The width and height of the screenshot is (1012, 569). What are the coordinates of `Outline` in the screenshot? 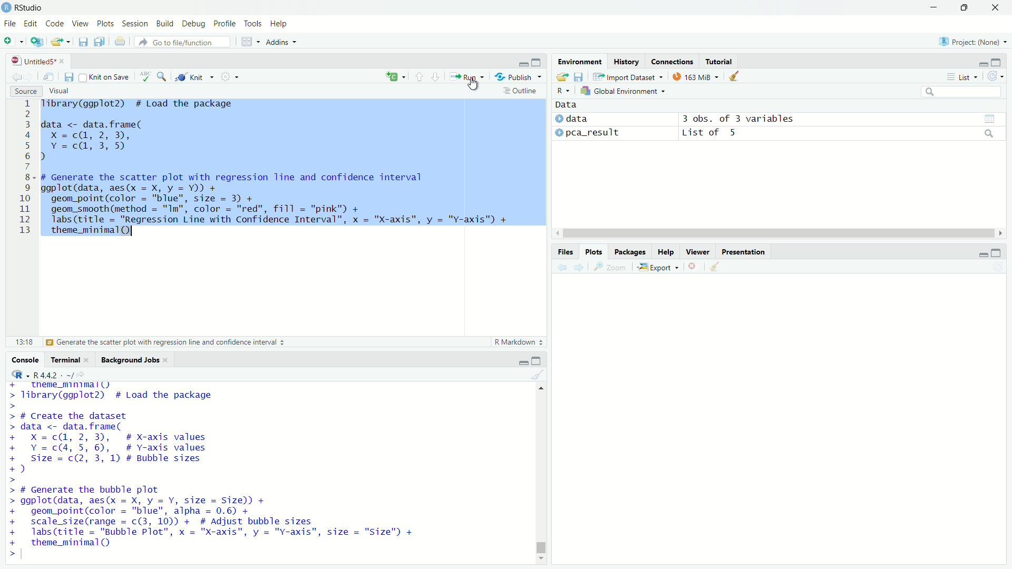 It's located at (521, 91).